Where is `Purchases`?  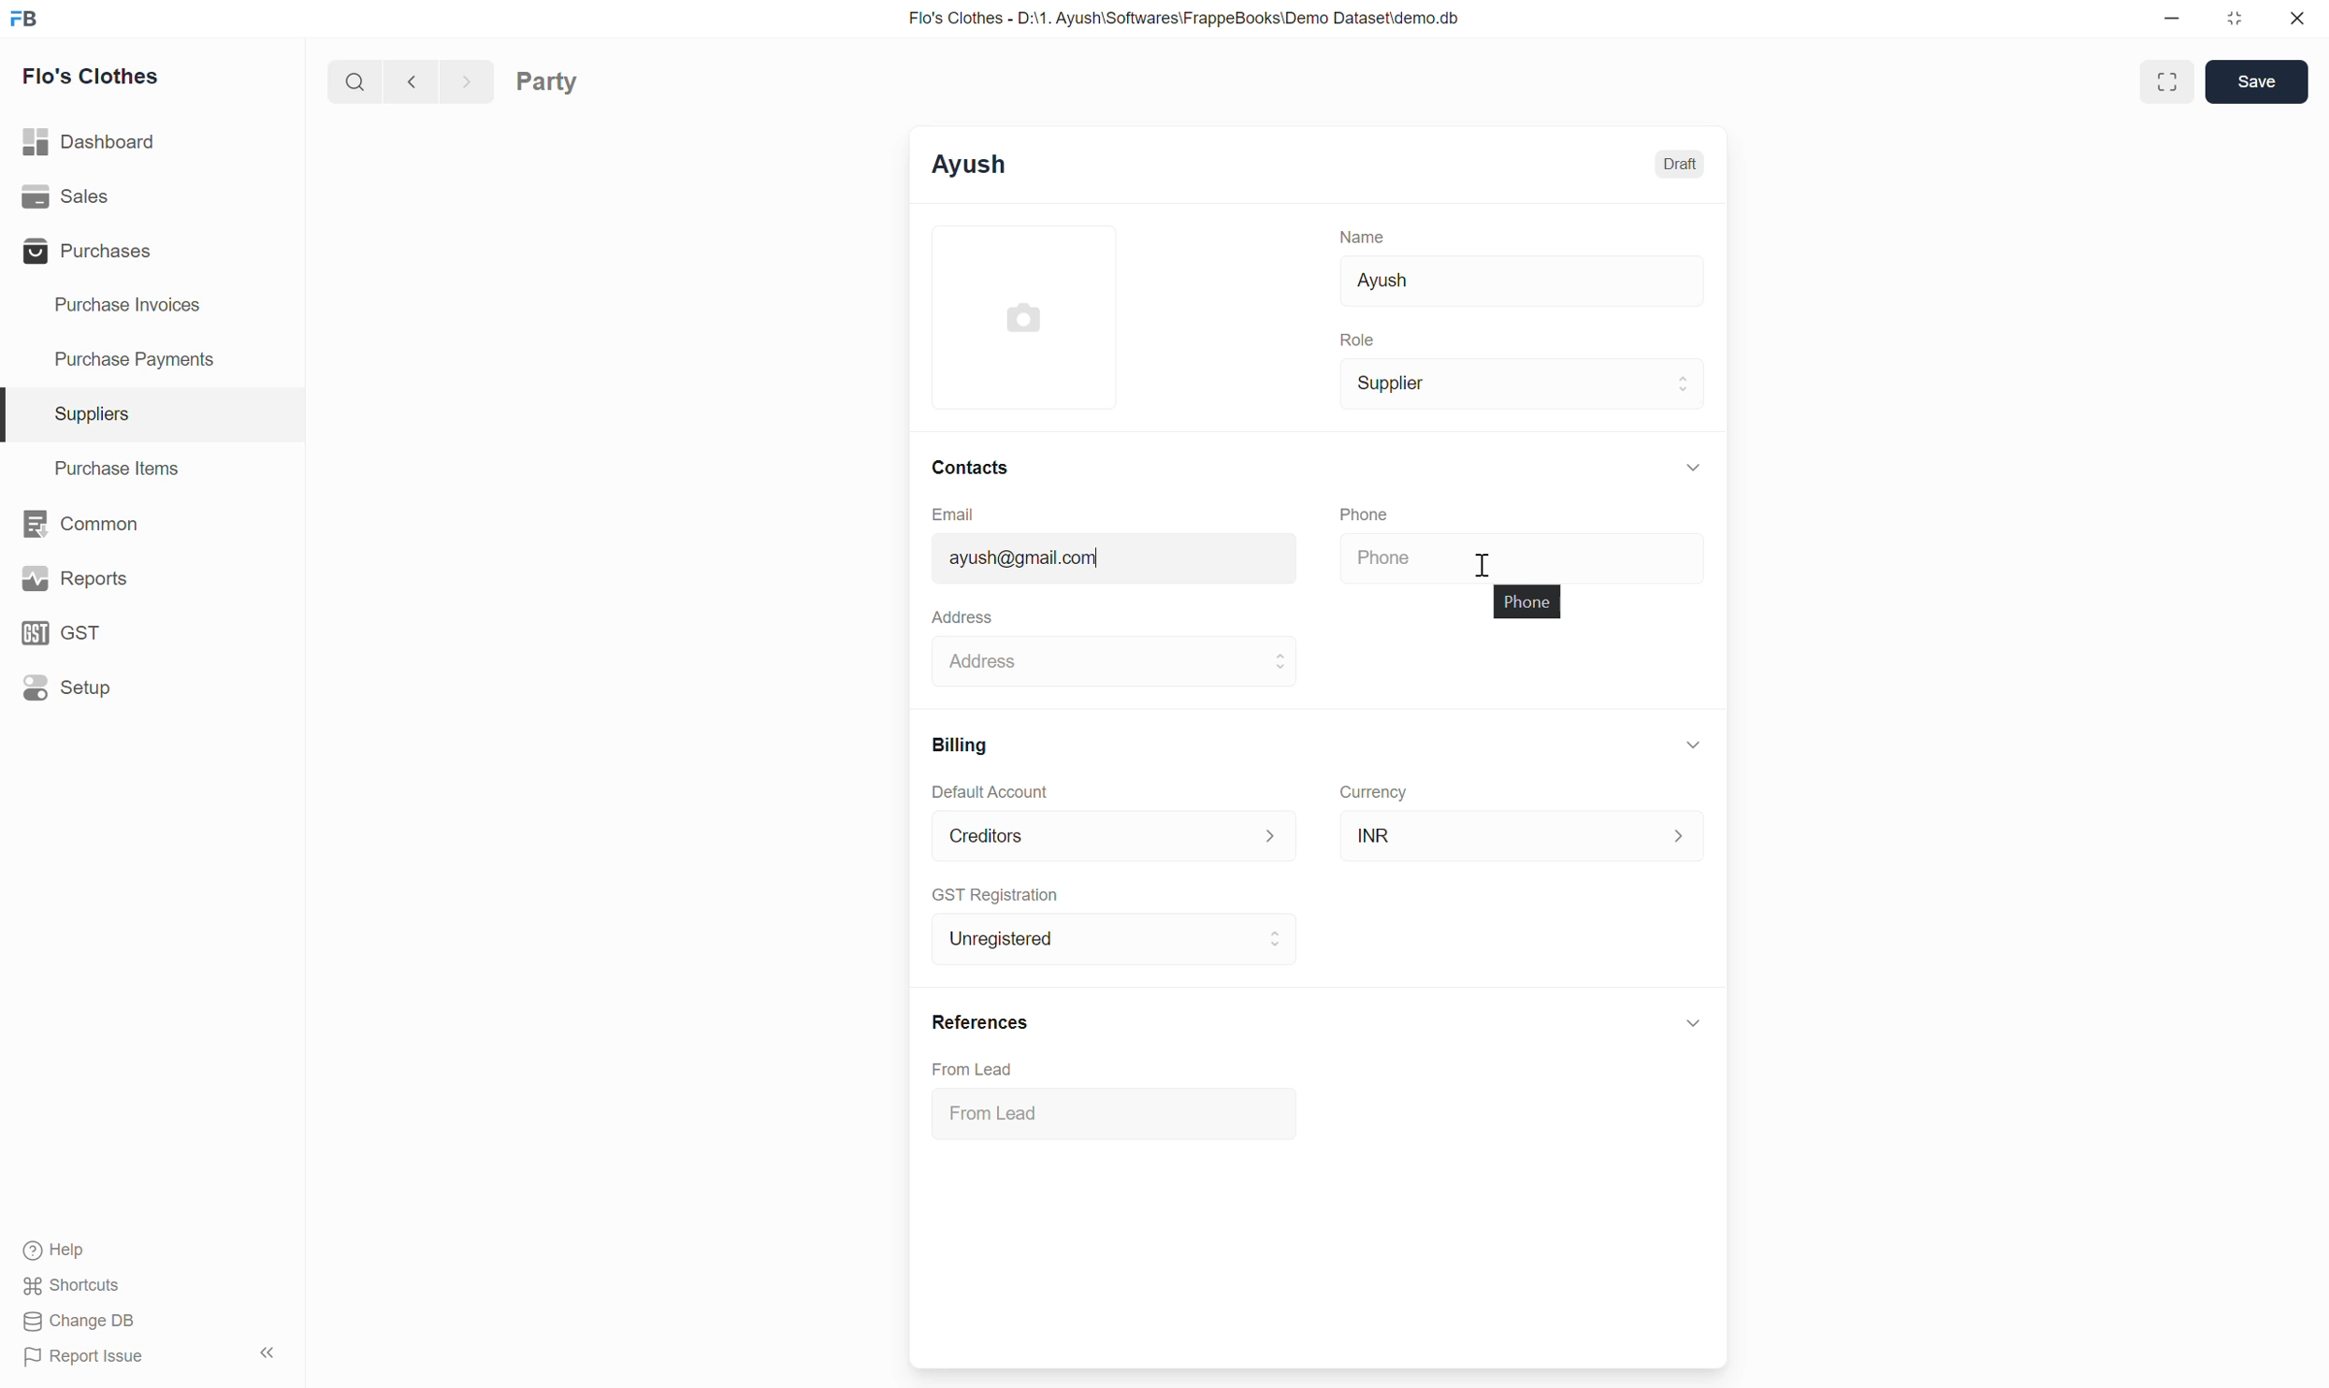
Purchases is located at coordinates (151, 251).